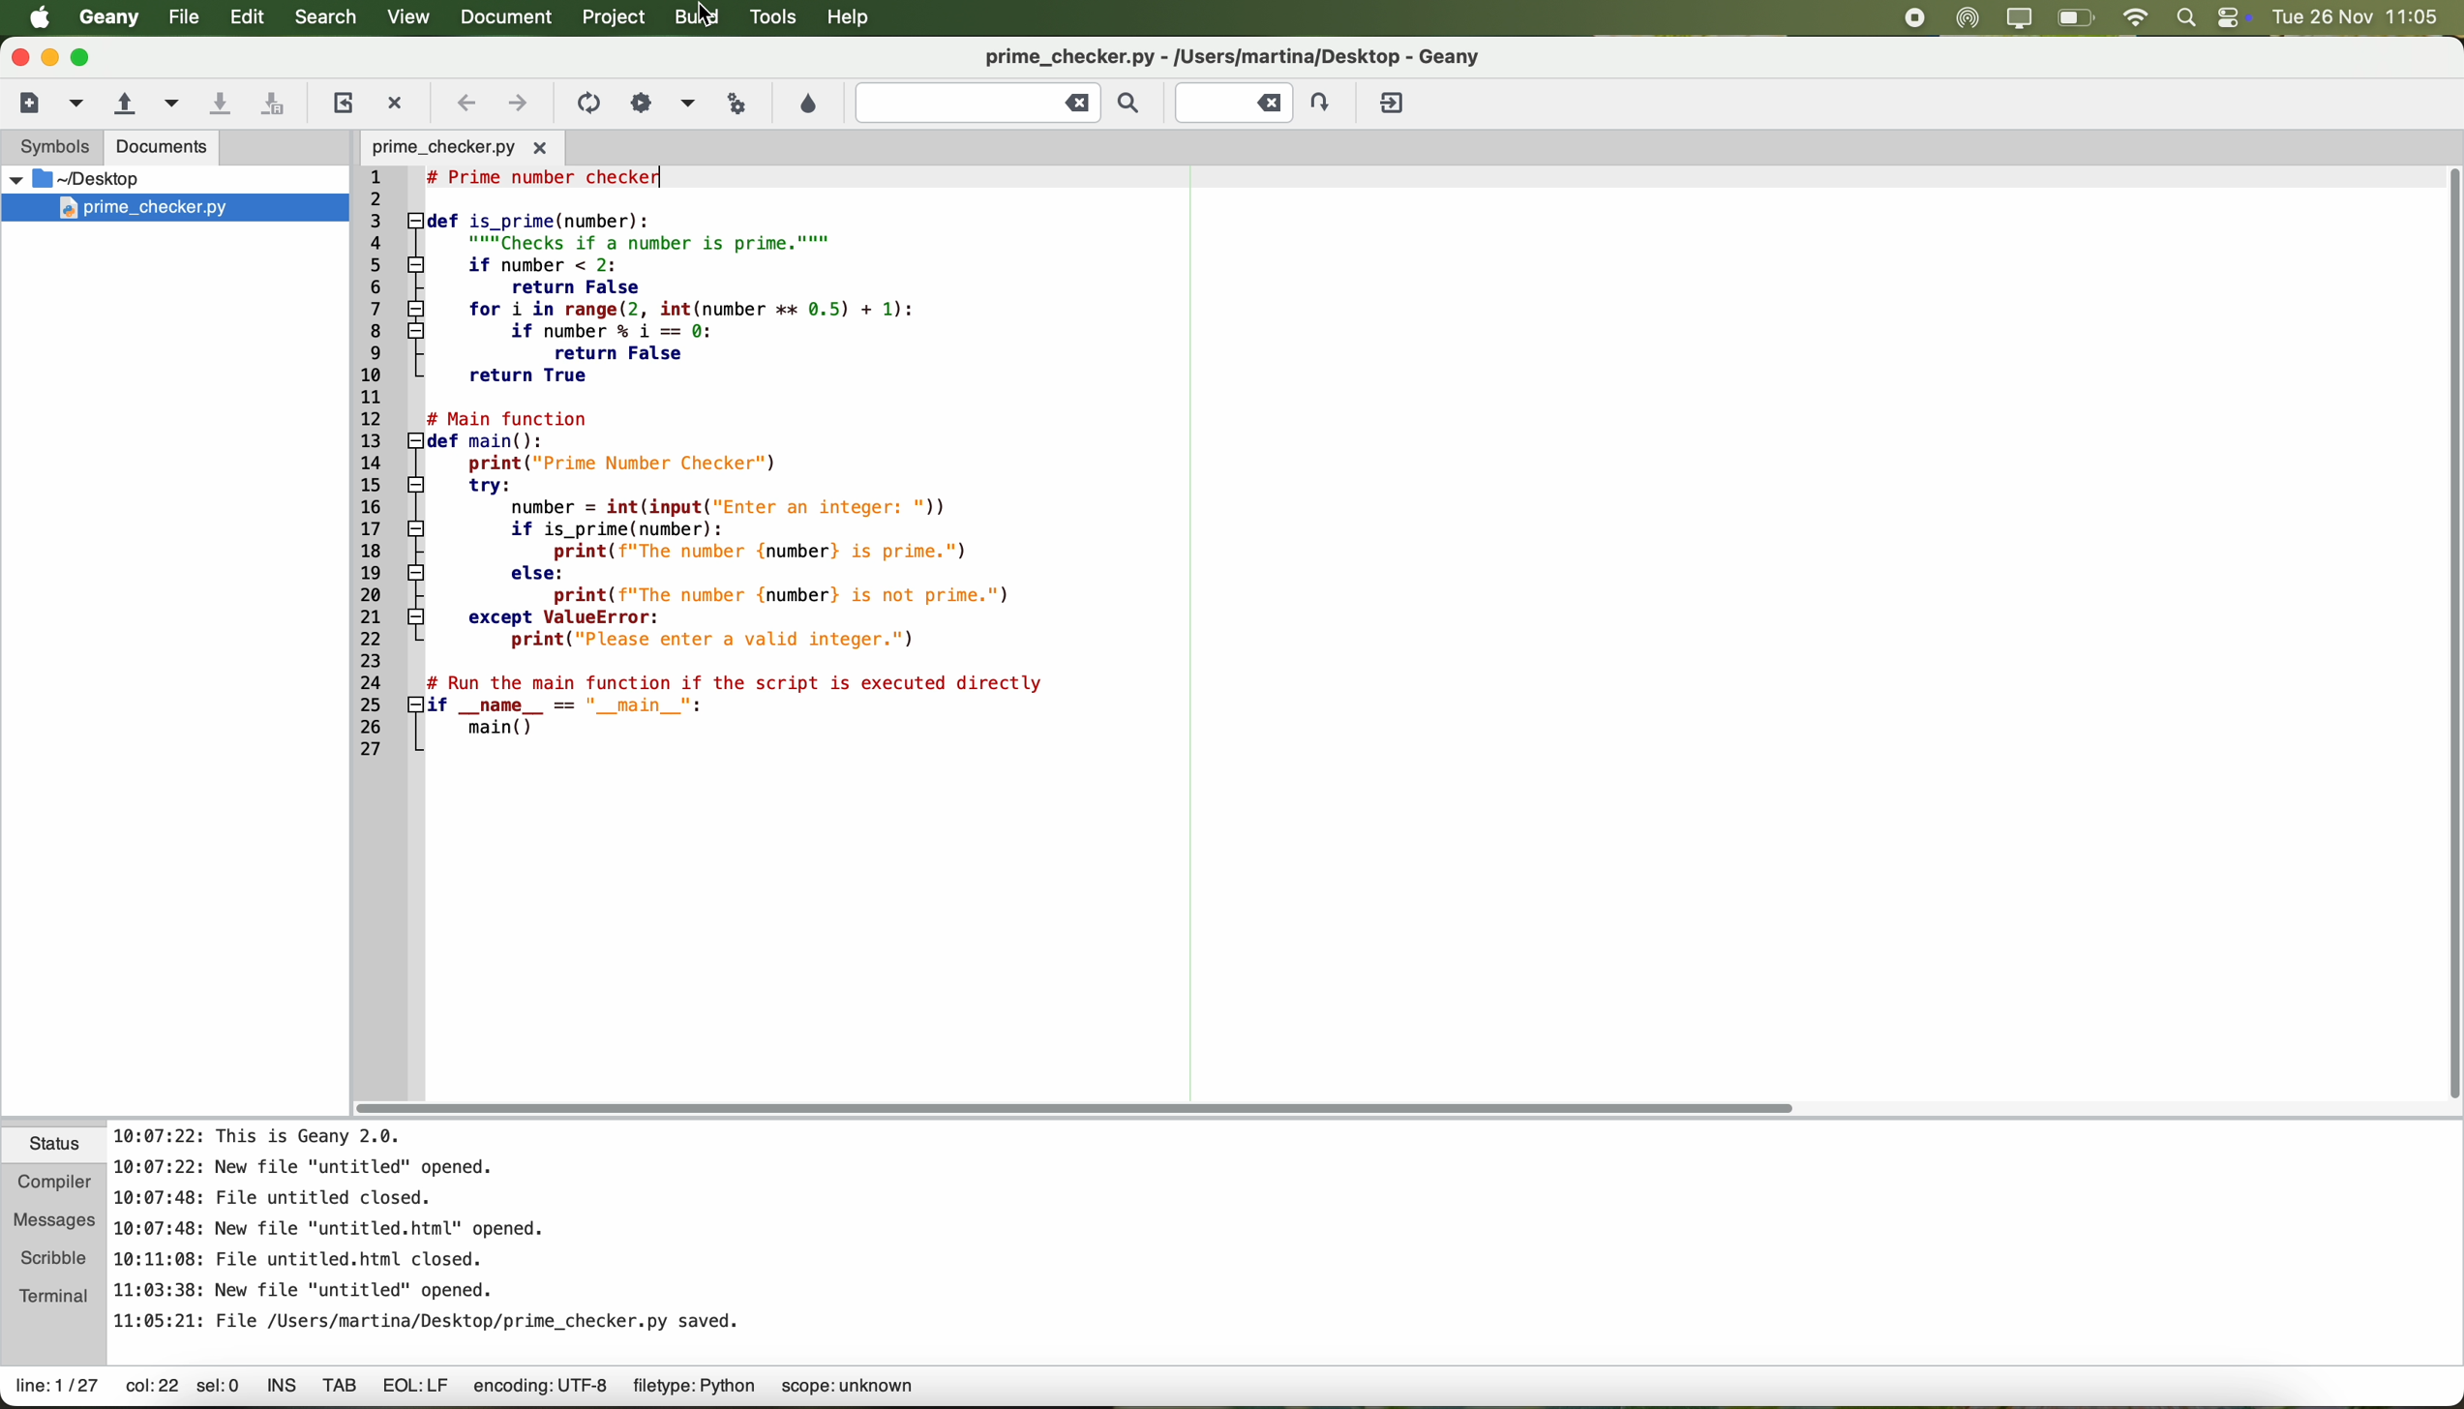 Image resolution: width=2464 pixels, height=1409 pixels. Describe the element at coordinates (513, 18) in the screenshot. I see `document` at that location.